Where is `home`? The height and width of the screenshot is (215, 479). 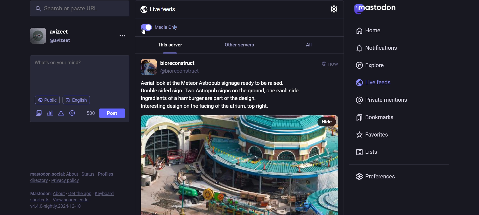
home is located at coordinates (368, 31).